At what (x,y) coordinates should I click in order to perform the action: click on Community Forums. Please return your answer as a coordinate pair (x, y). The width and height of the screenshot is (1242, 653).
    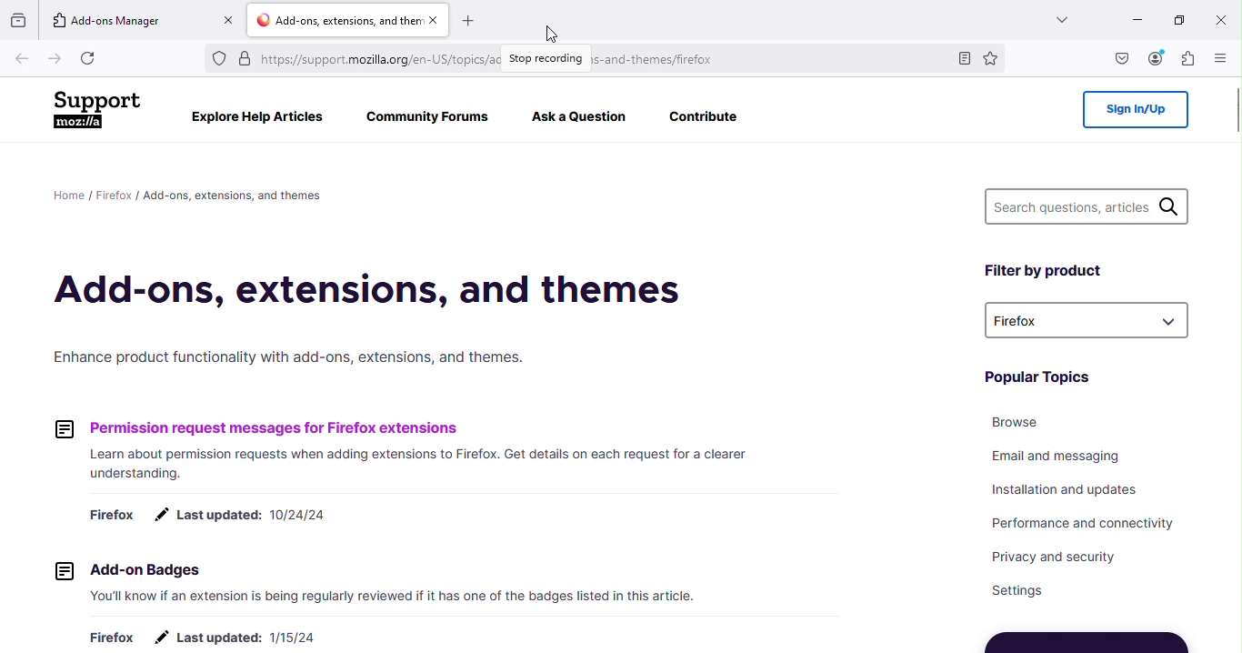
    Looking at the image, I should click on (422, 118).